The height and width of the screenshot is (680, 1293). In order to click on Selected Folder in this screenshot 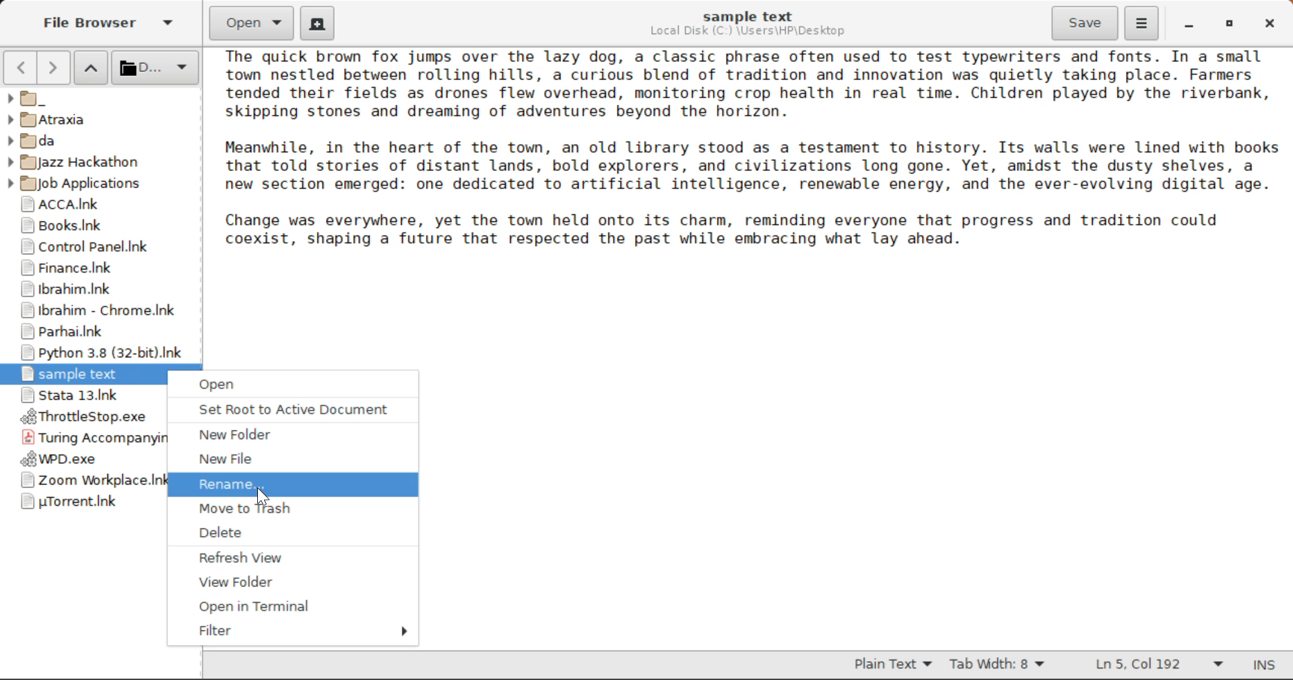, I will do `click(154, 68)`.